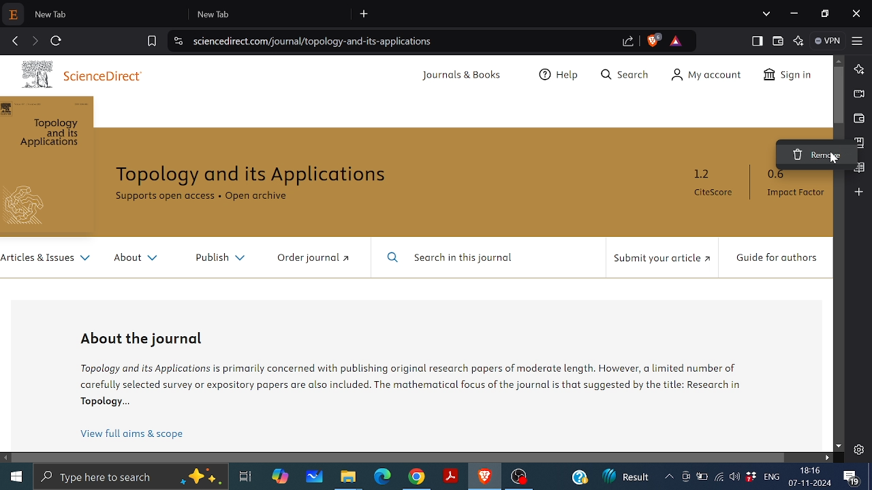 The width and height of the screenshot is (872, 490). I want to click on About the Journal, so click(145, 338).